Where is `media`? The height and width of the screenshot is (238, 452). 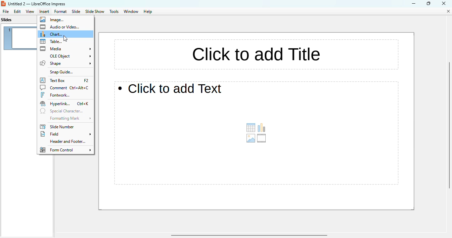 media is located at coordinates (66, 49).